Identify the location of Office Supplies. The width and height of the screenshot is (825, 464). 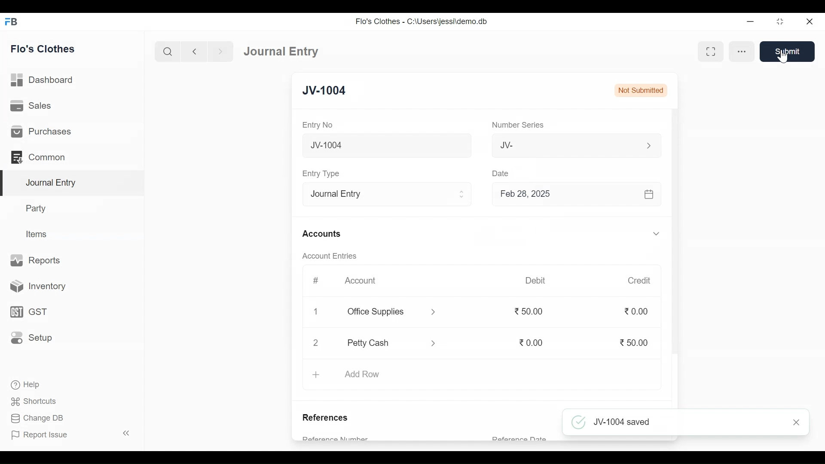
(382, 312).